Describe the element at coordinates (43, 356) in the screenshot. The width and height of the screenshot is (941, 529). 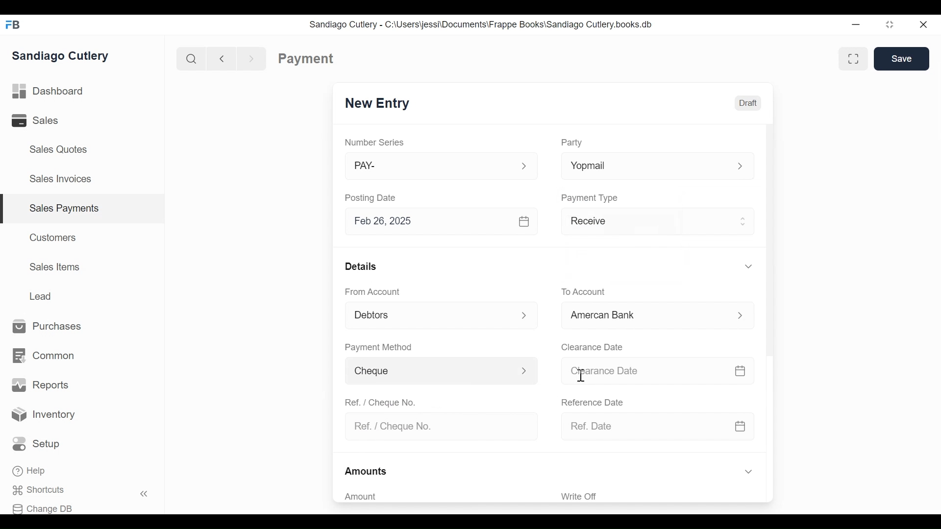
I see `Common` at that location.